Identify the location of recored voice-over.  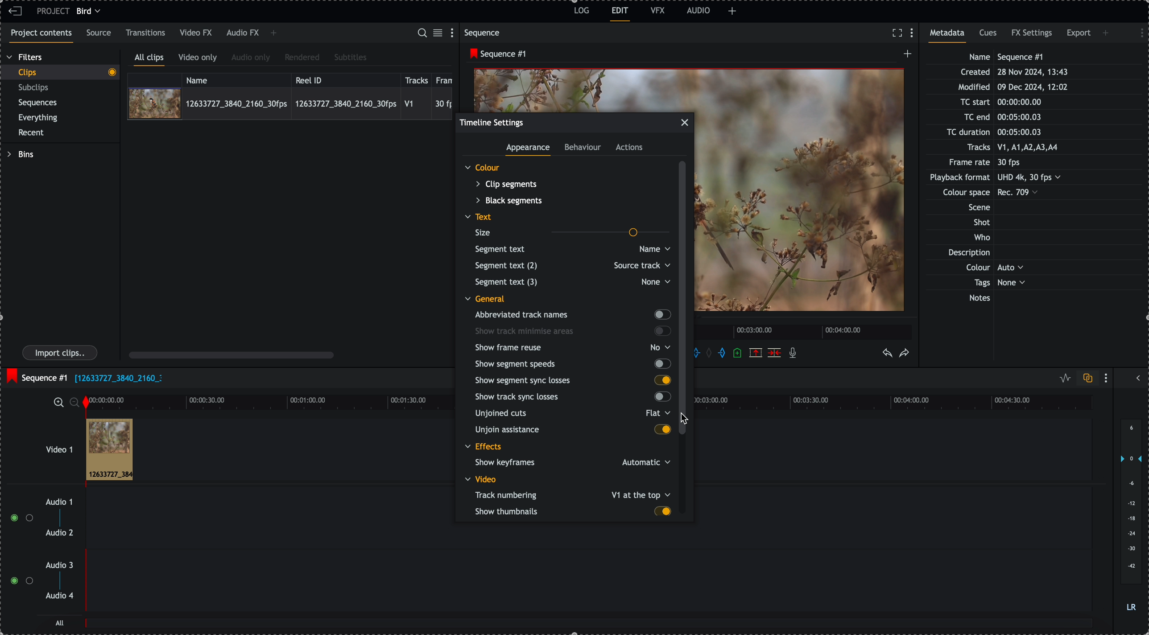
(794, 354).